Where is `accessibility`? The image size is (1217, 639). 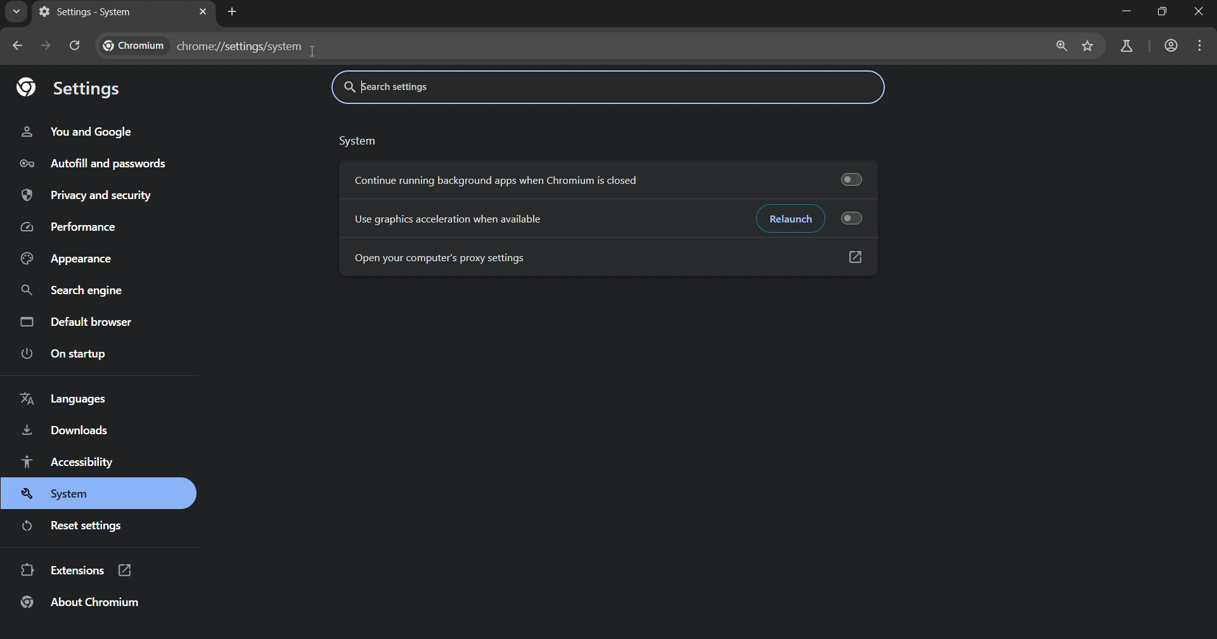 accessibility is located at coordinates (69, 463).